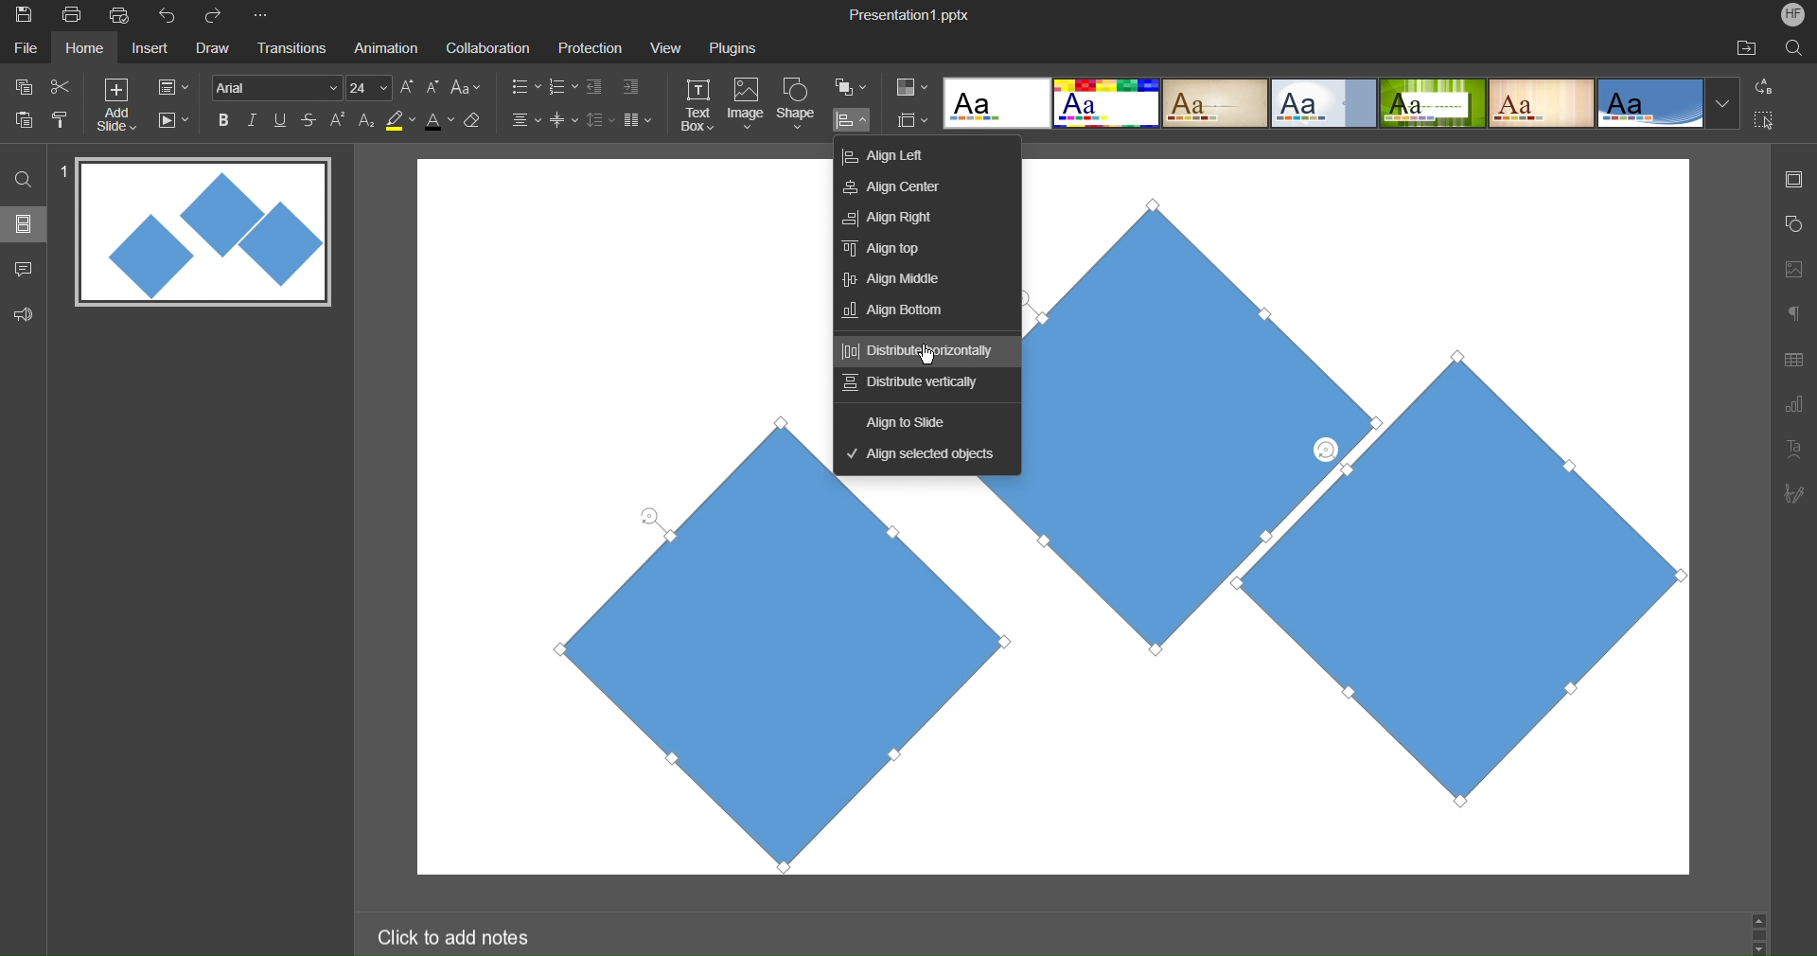  What do you see at coordinates (798, 106) in the screenshot?
I see `Shape` at bounding box center [798, 106].